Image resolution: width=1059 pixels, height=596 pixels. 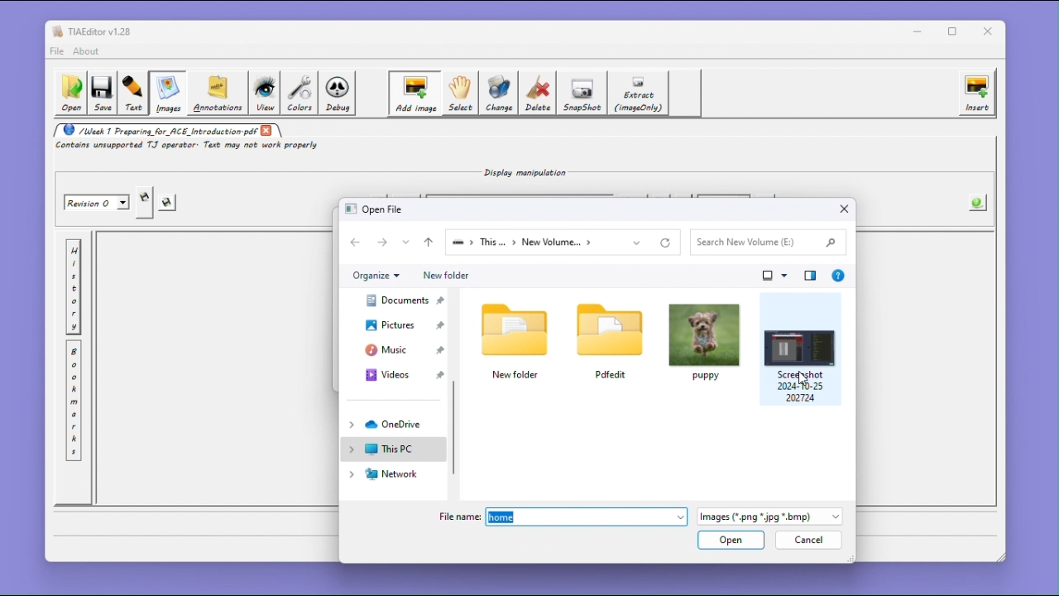 What do you see at coordinates (517, 339) in the screenshot?
I see `new folder` at bounding box center [517, 339].